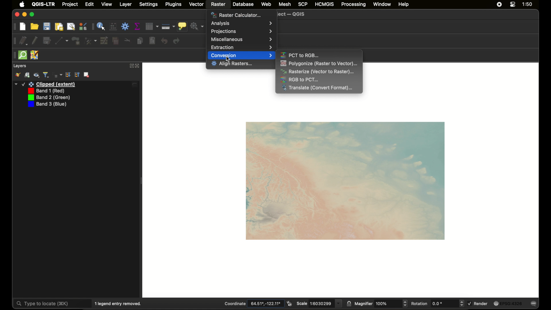  What do you see at coordinates (267, 4) in the screenshot?
I see `web` at bounding box center [267, 4].